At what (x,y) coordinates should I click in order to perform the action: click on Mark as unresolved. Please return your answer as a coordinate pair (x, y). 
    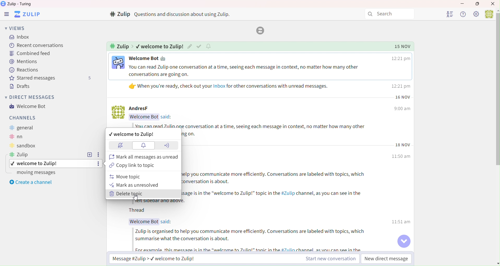
    Looking at the image, I should click on (137, 185).